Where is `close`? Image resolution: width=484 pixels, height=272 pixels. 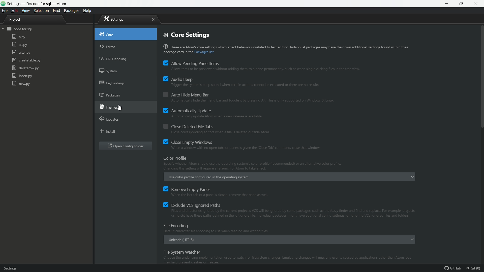
close is located at coordinates (153, 20).